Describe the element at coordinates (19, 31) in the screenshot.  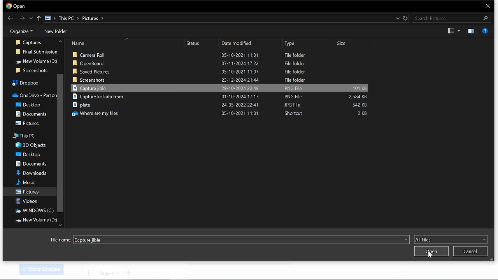
I see `organize` at that location.